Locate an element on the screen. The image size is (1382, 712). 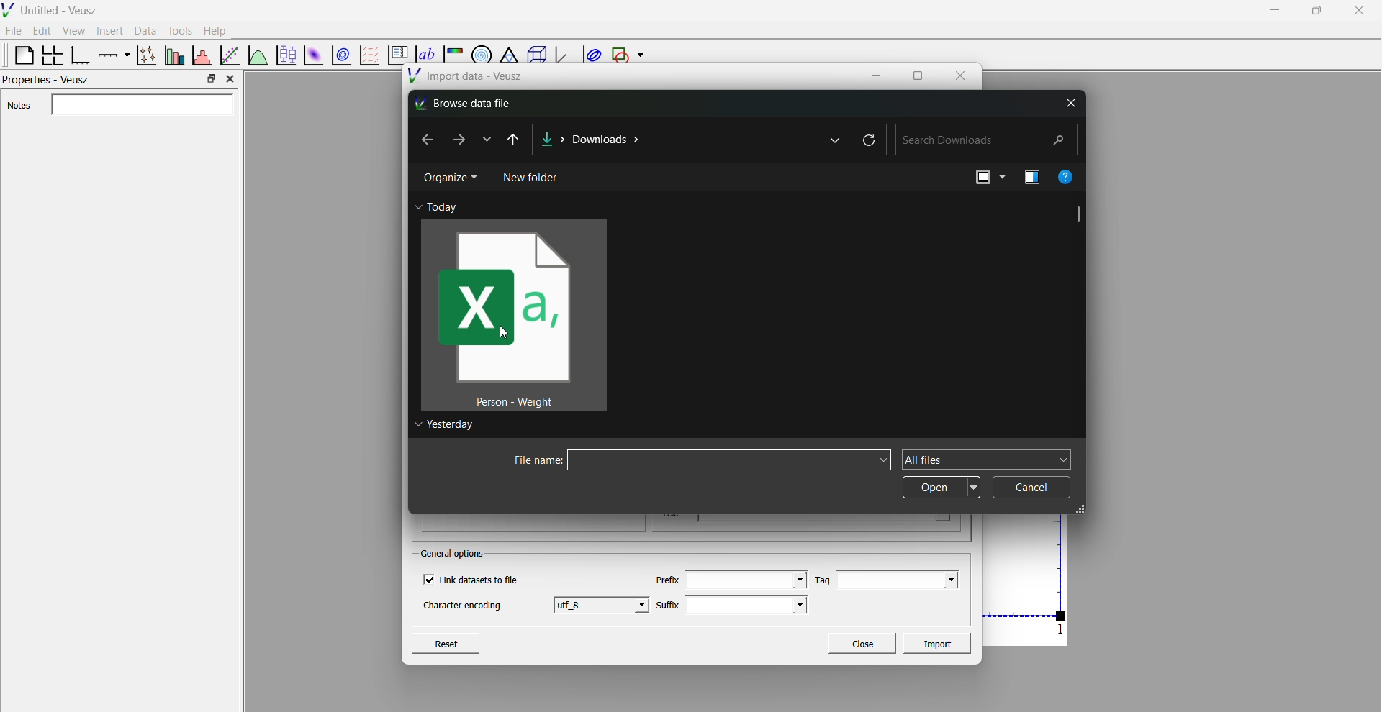
blank page is located at coordinates (18, 55).